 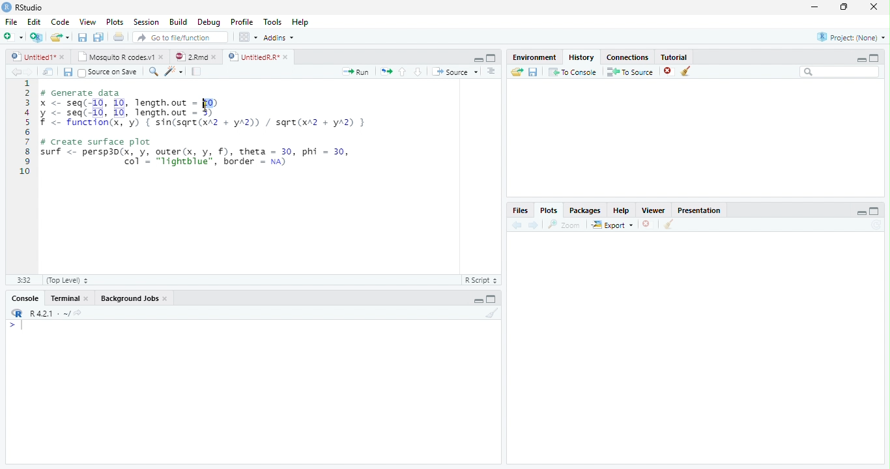 I want to click on Close, so click(x=165, y=298).